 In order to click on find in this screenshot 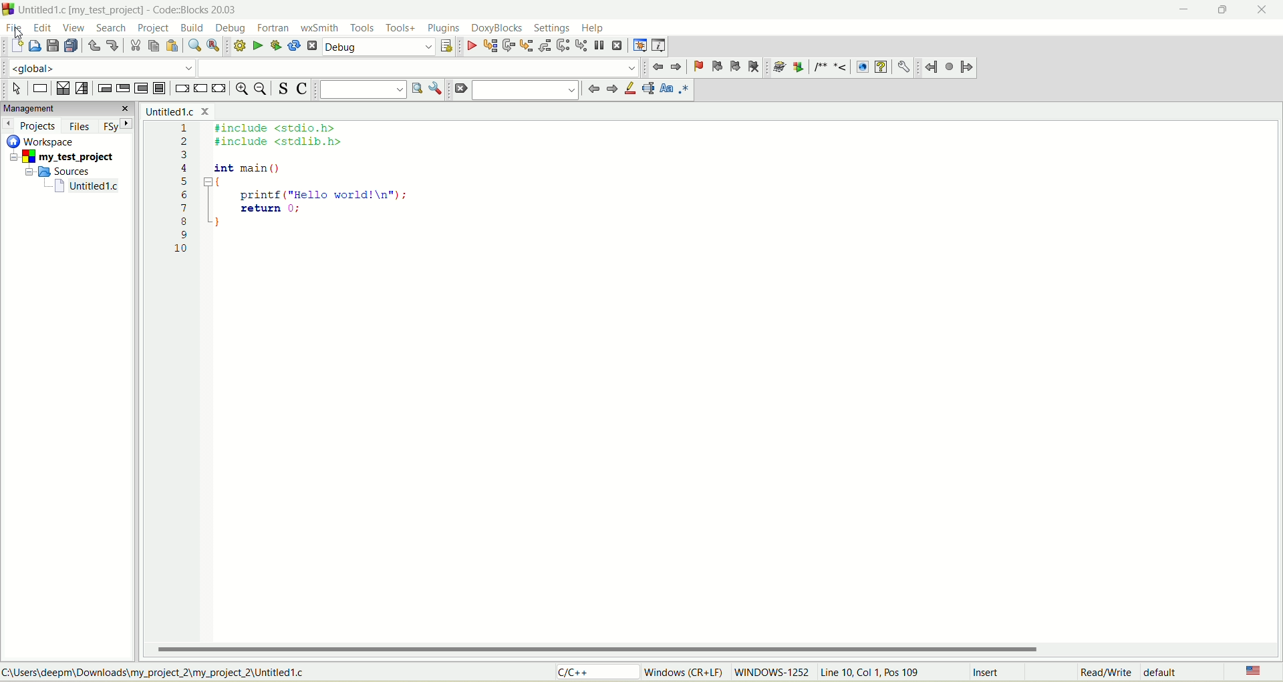, I will do `click(194, 46)`.